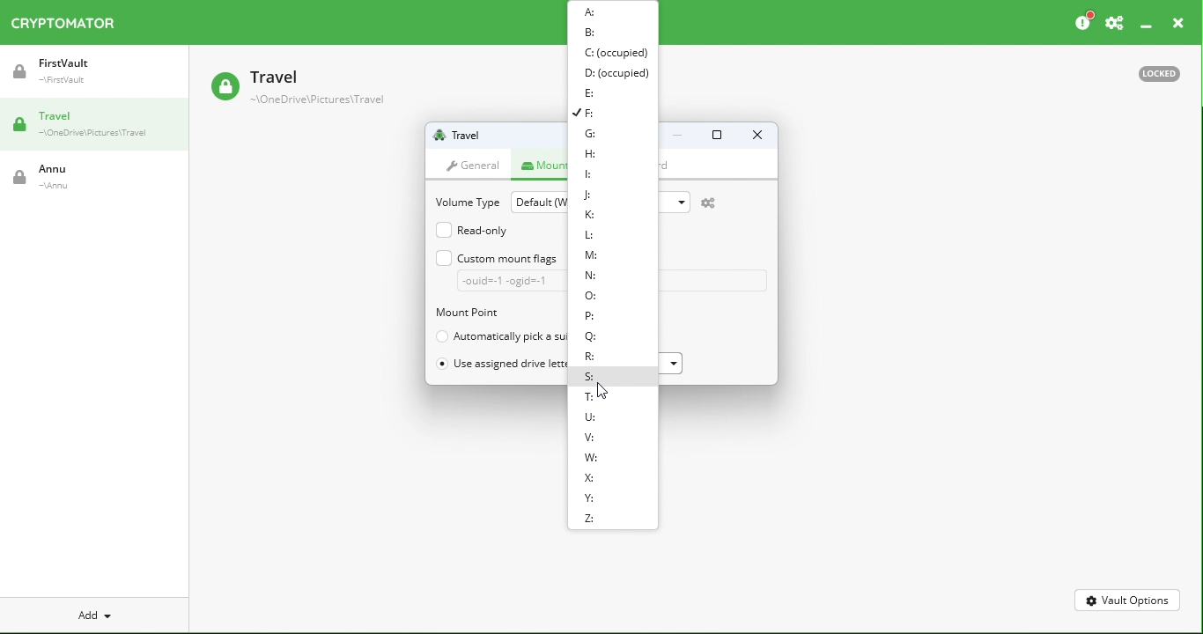 The width and height of the screenshot is (1203, 634). I want to click on Volume type, so click(465, 201).